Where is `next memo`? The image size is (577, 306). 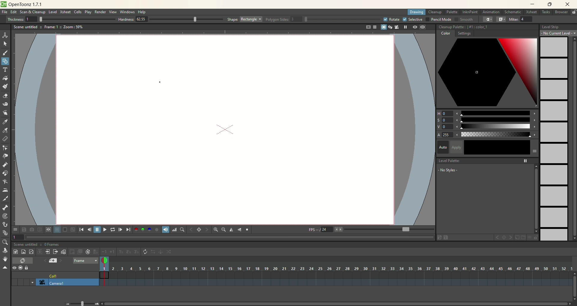
next memo is located at coordinates (61, 261).